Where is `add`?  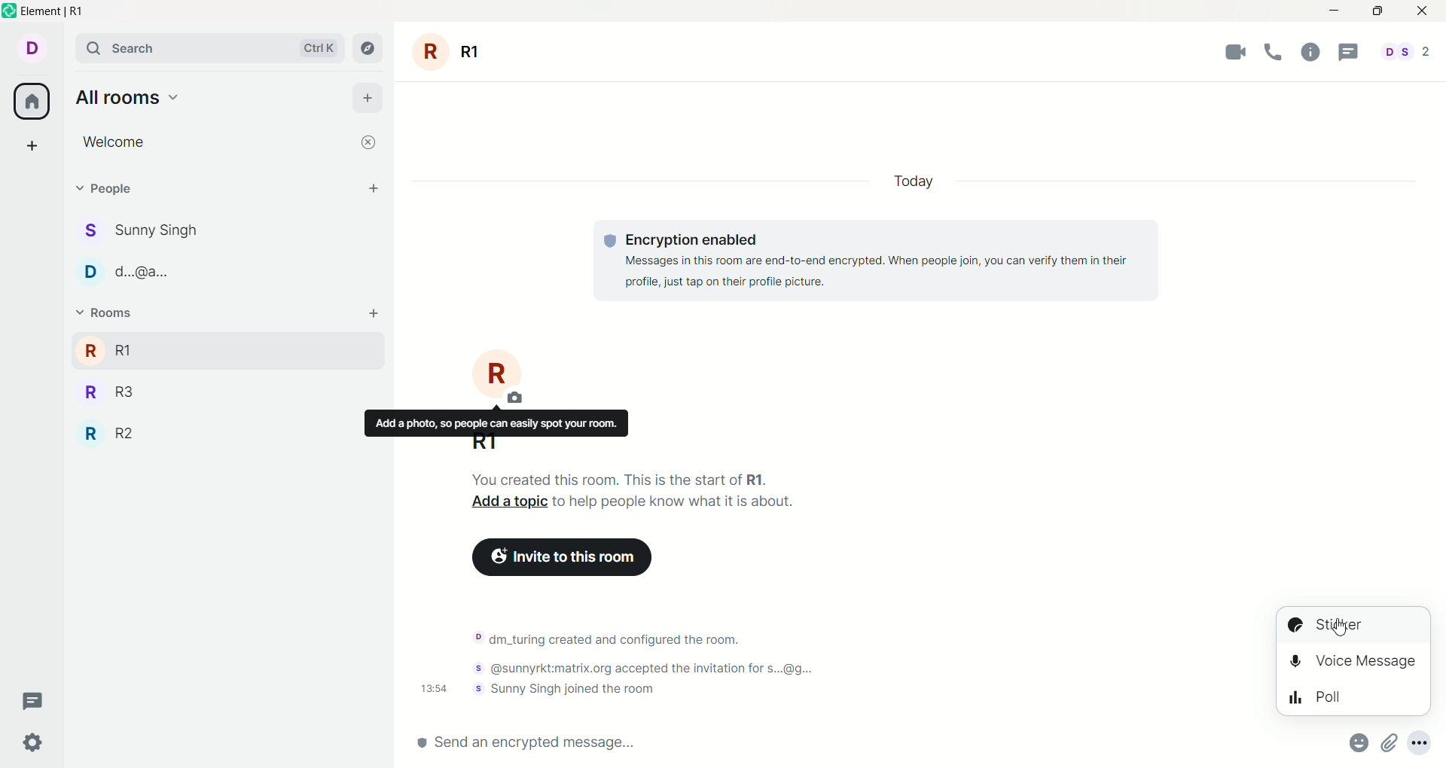 add is located at coordinates (368, 99).